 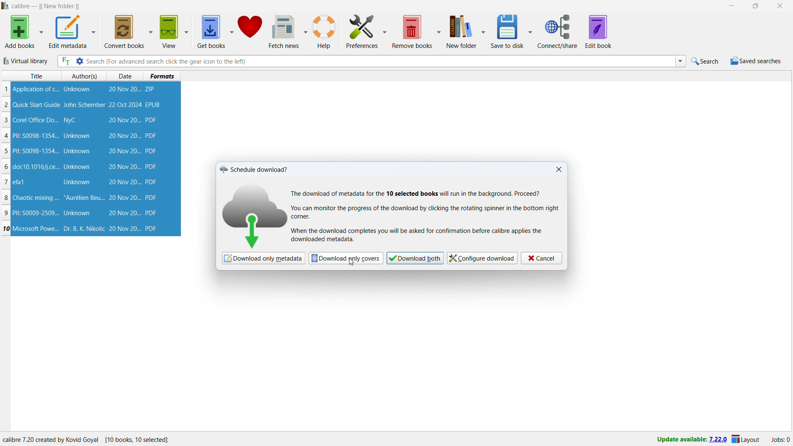 What do you see at coordinates (124, 151) in the screenshot?
I see `20 Nov 20...` at bounding box center [124, 151].